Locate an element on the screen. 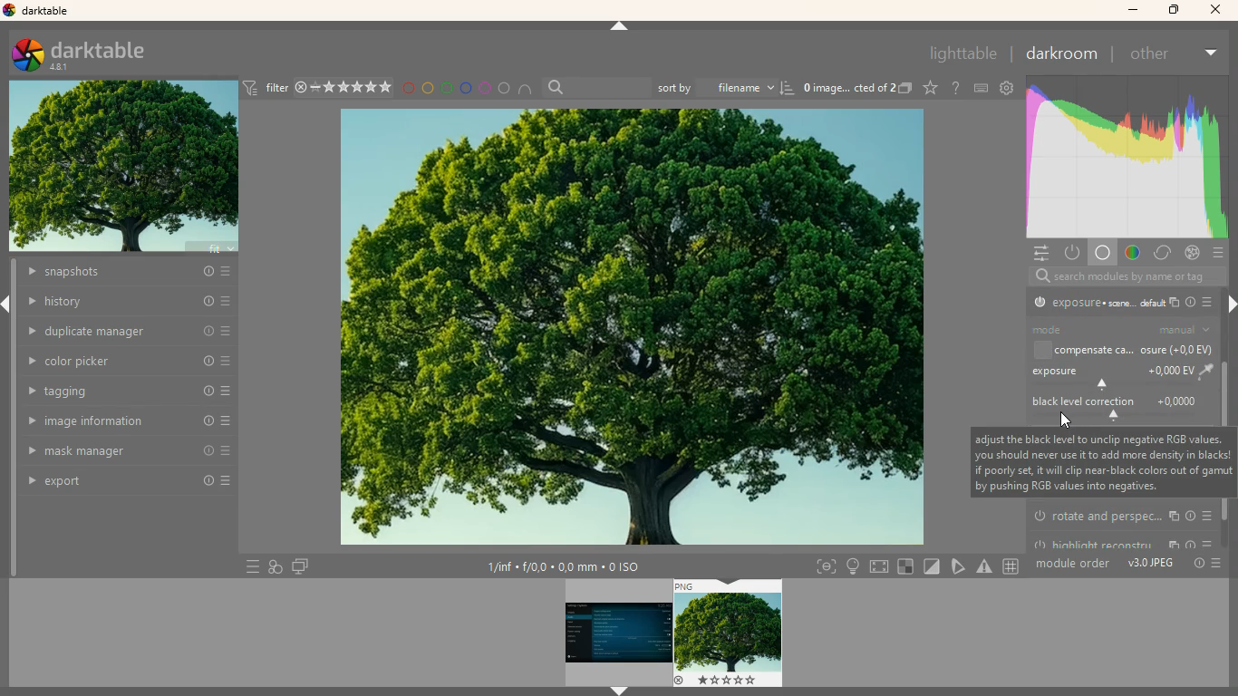 The width and height of the screenshot is (1238, 696). mode is located at coordinates (1068, 329).